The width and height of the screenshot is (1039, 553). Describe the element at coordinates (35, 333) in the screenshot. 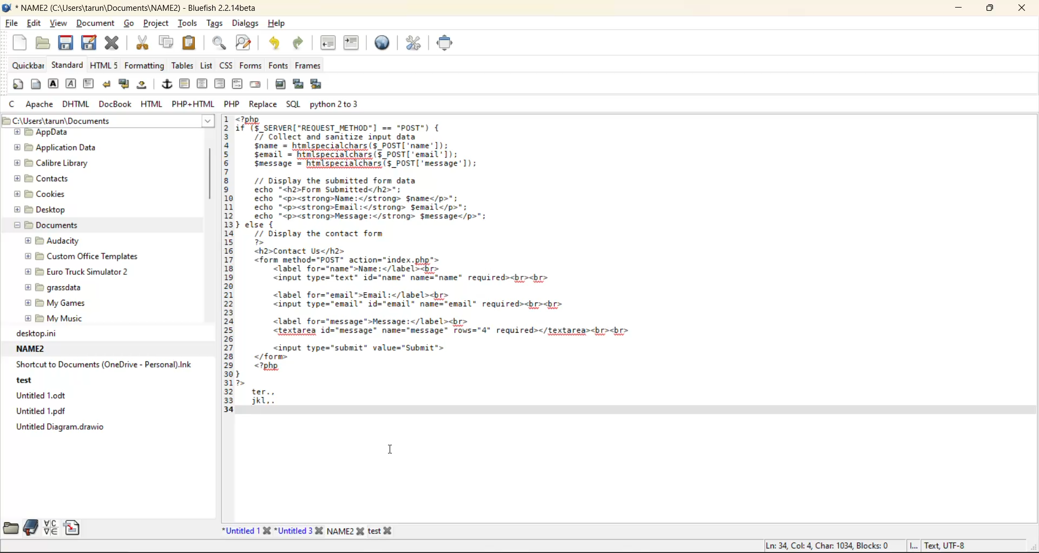

I see `desktop.ini` at that location.